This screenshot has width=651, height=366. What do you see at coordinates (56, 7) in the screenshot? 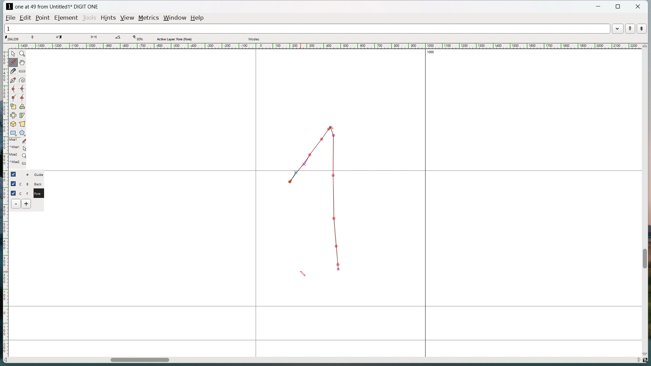
I see `one at 49 from Untitled1 DIGIT ONE` at bounding box center [56, 7].